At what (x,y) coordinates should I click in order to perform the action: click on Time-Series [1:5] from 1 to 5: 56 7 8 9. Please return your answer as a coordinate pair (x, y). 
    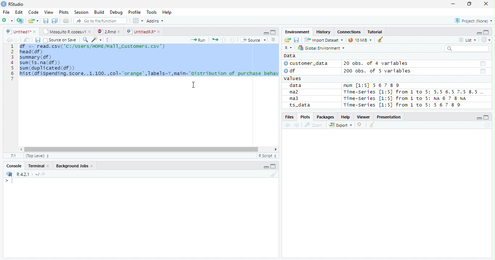
    Looking at the image, I should click on (403, 105).